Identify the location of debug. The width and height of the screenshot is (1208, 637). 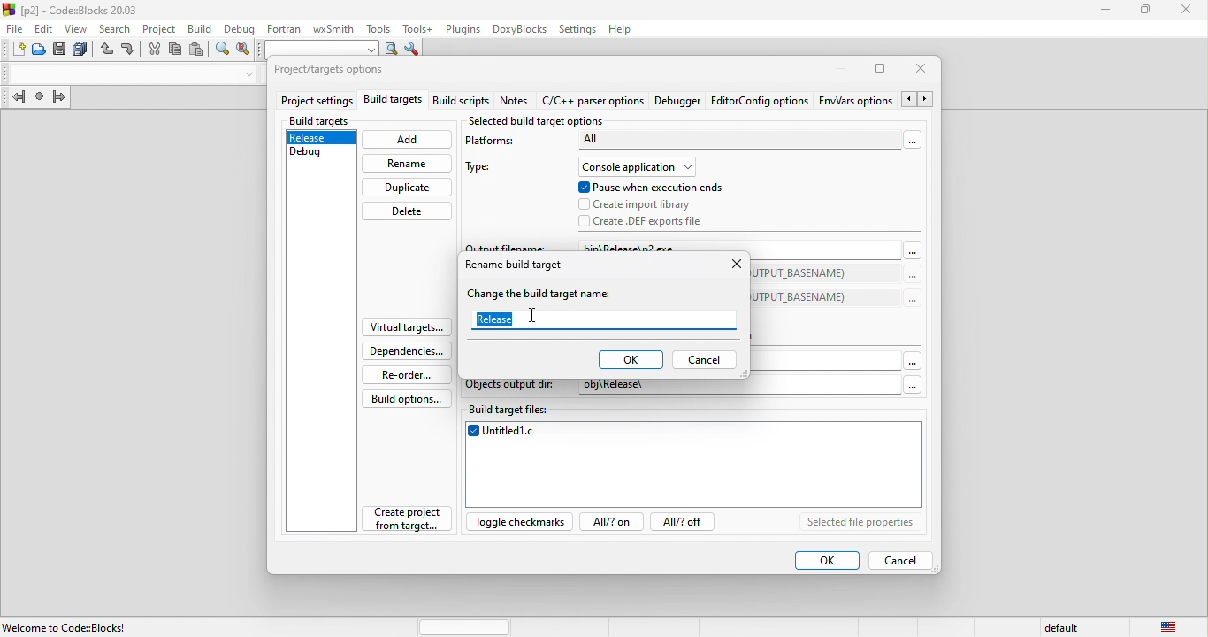
(320, 156).